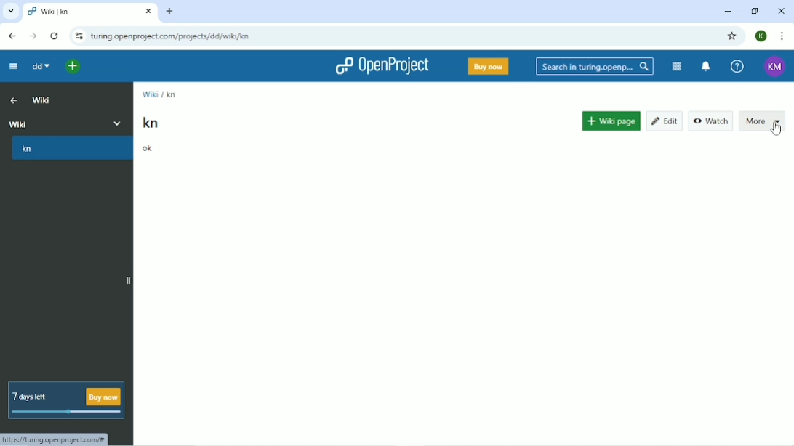 The width and height of the screenshot is (794, 446). What do you see at coordinates (169, 11) in the screenshot?
I see `New tab` at bounding box center [169, 11].